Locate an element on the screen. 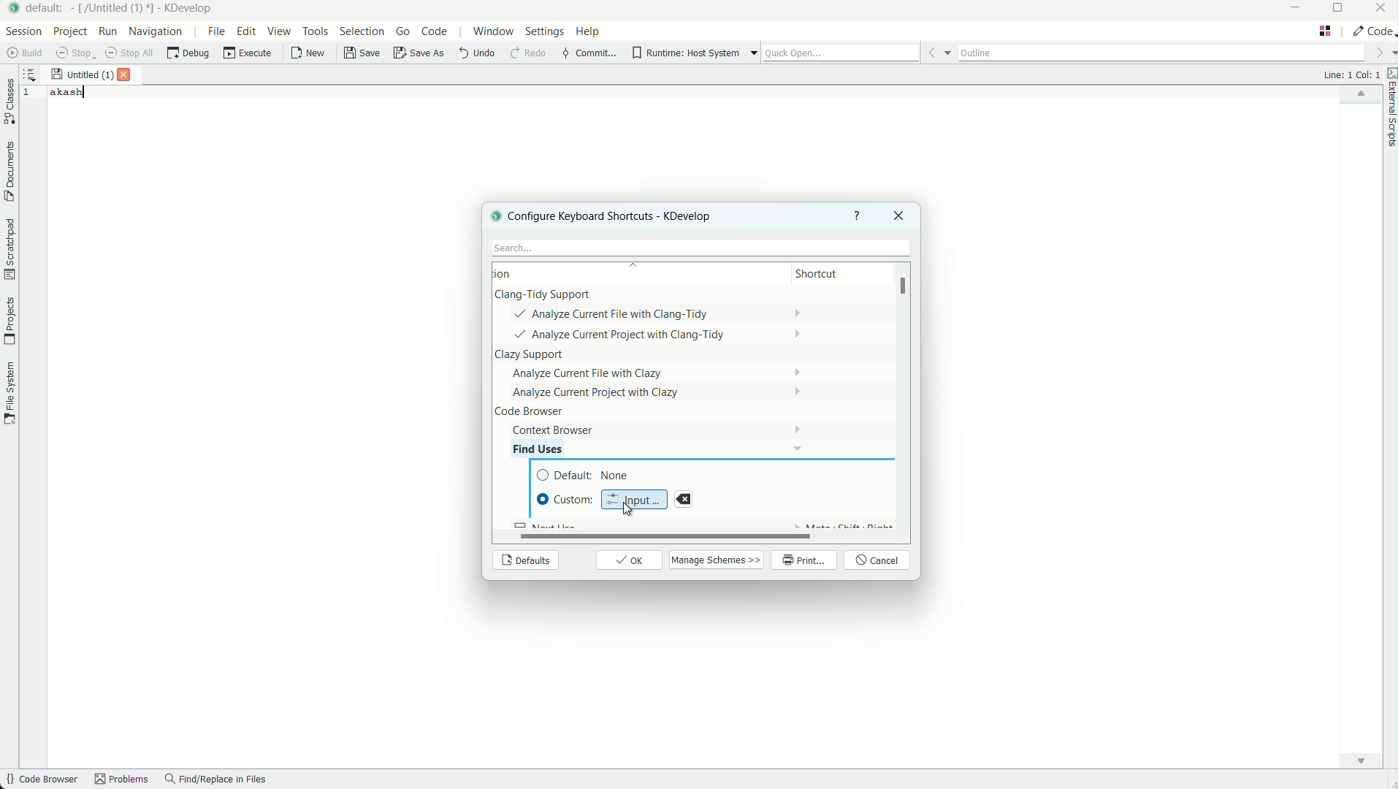 Image resolution: width=1398 pixels, height=789 pixels. file name is located at coordinates (82, 75).